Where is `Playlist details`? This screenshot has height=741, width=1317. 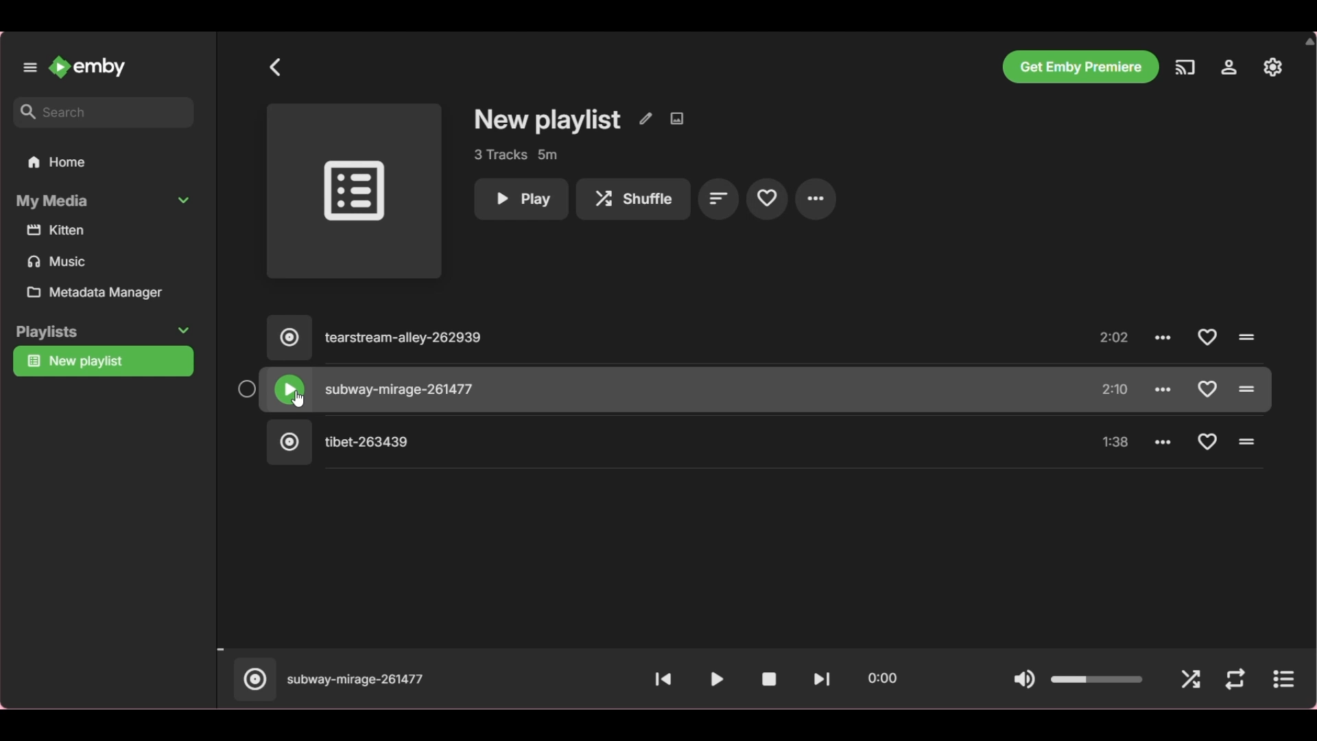 Playlist details is located at coordinates (515, 155).